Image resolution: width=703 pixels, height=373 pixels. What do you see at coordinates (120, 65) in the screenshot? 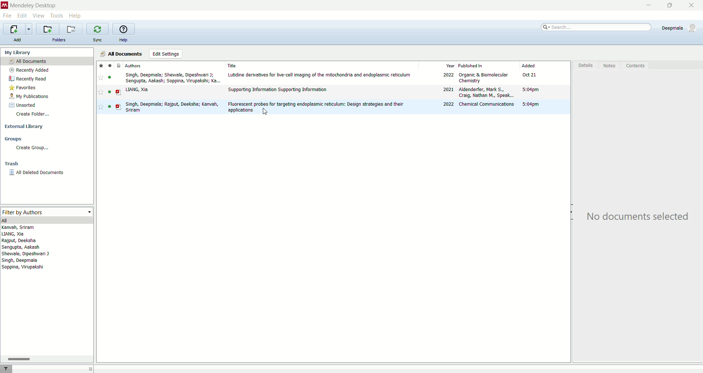
I see `document` at bounding box center [120, 65].